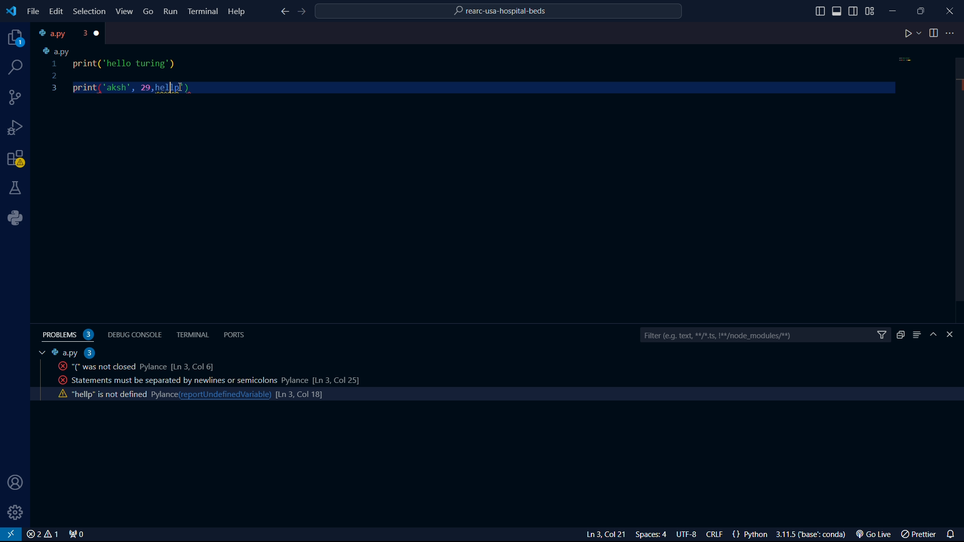 This screenshot has width=964, height=542. Describe the element at coordinates (202, 379) in the screenshot. I see `activity code` at that location.